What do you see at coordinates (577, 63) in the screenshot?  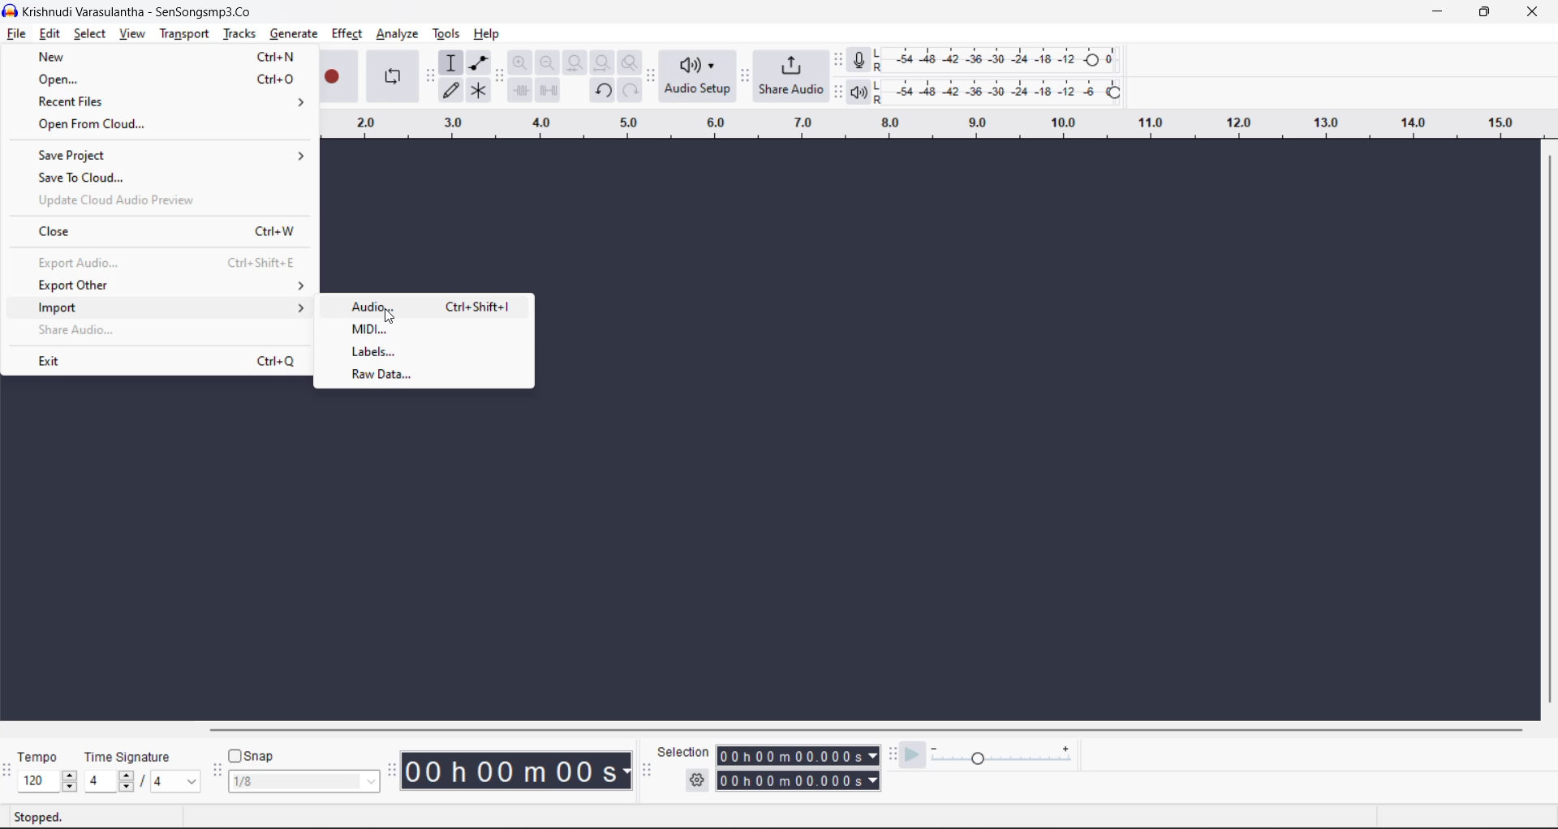 I see `fit selection to width` at bounding box center [577, 63].